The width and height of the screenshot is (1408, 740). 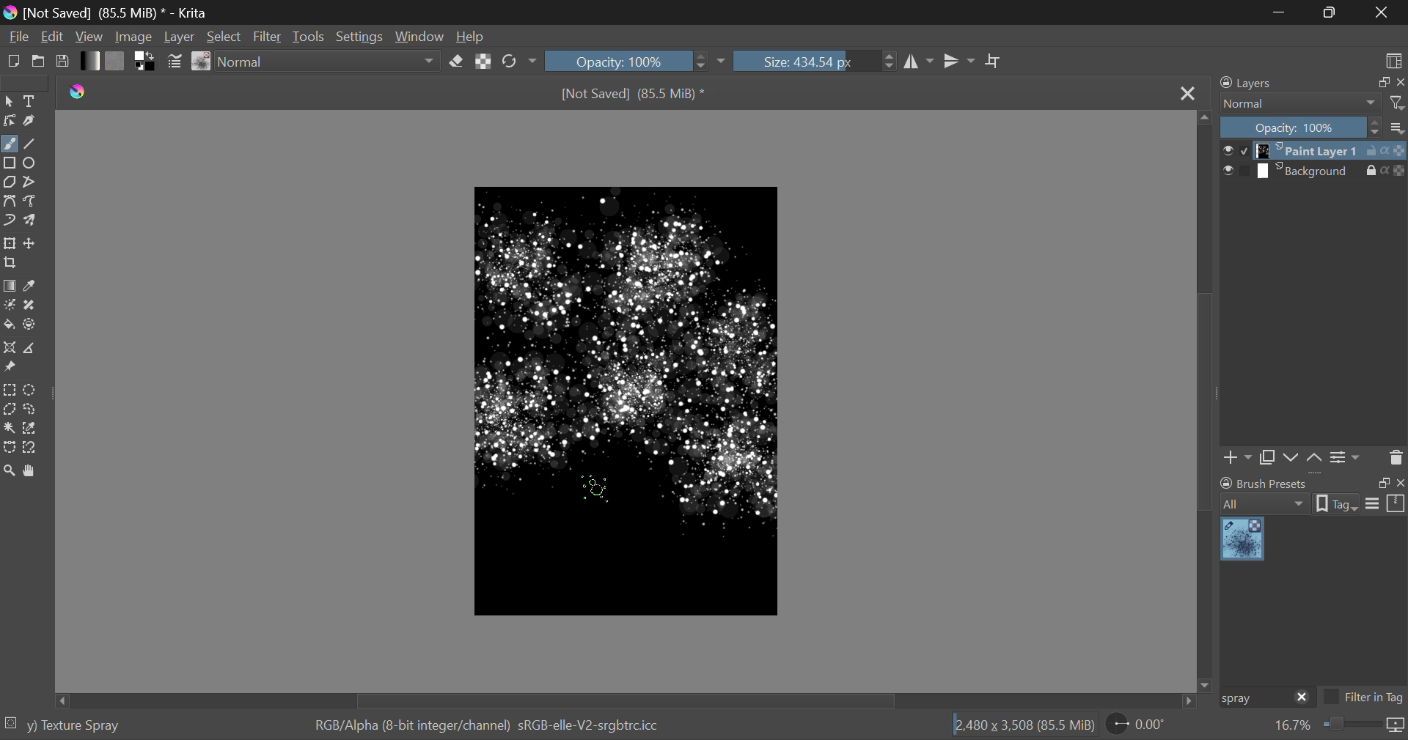 I want to click on Help, so click(x=471, y=34).